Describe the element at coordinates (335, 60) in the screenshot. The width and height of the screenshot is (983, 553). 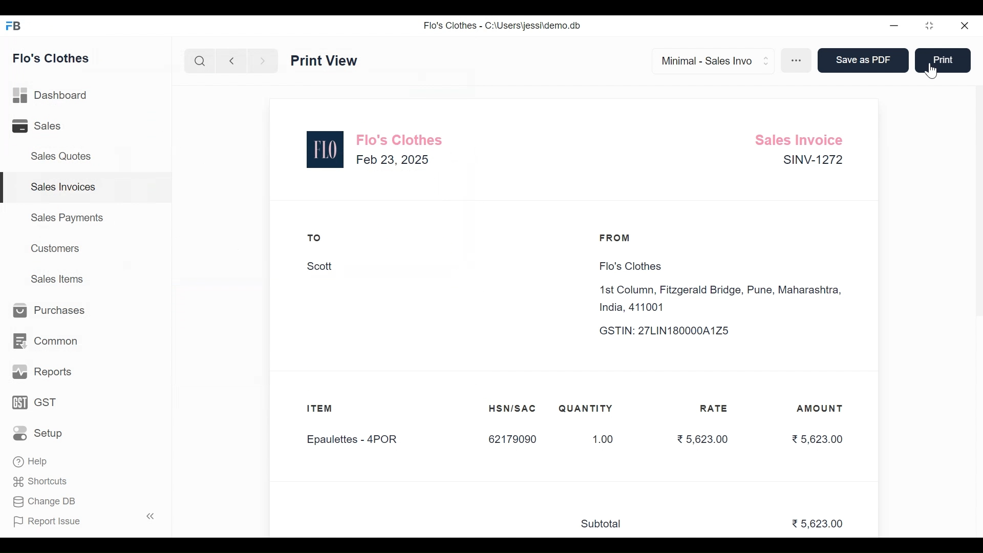
I see `Sales Invoice` at that location.